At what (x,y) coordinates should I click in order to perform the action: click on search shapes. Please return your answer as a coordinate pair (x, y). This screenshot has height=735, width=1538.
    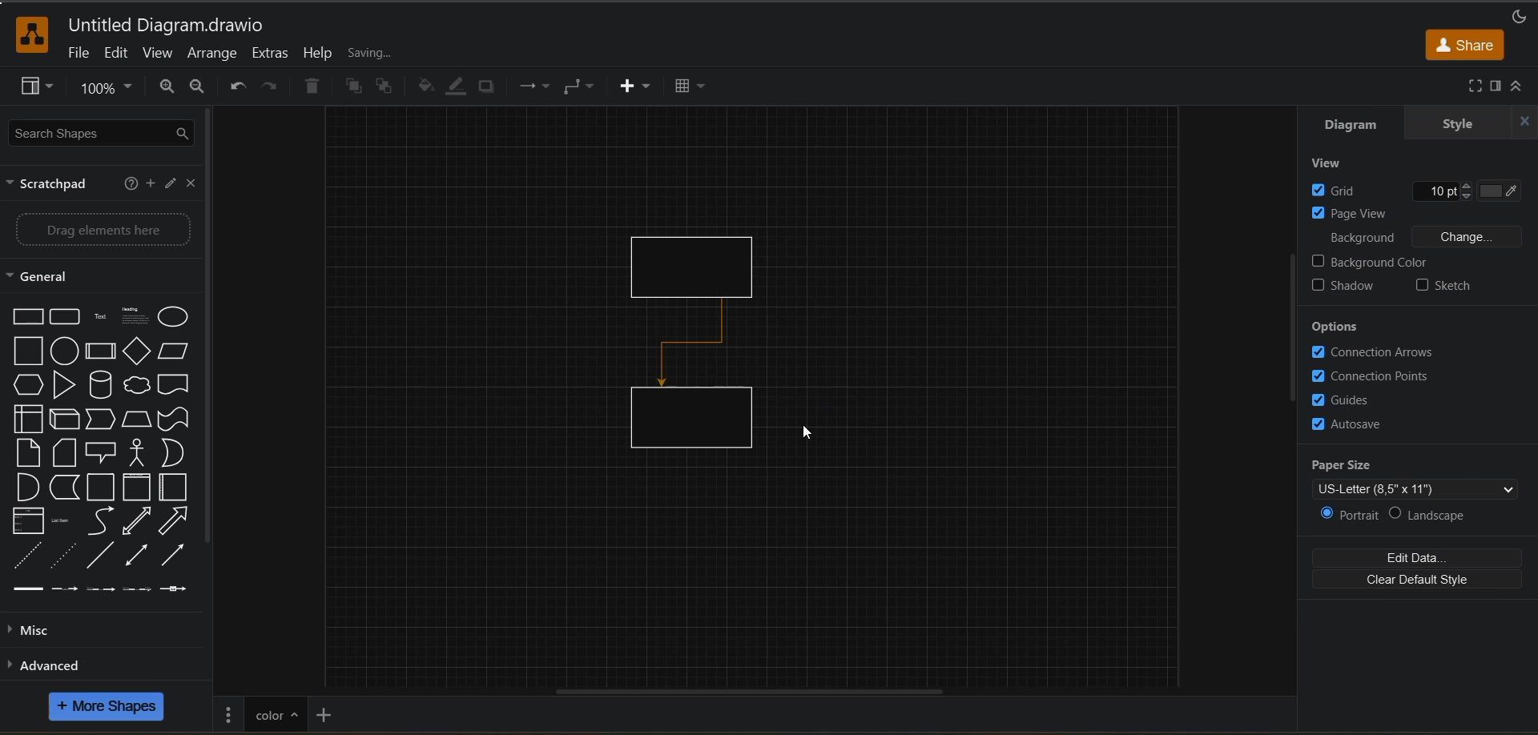
    Looking at the image, I should click on (103, 135).